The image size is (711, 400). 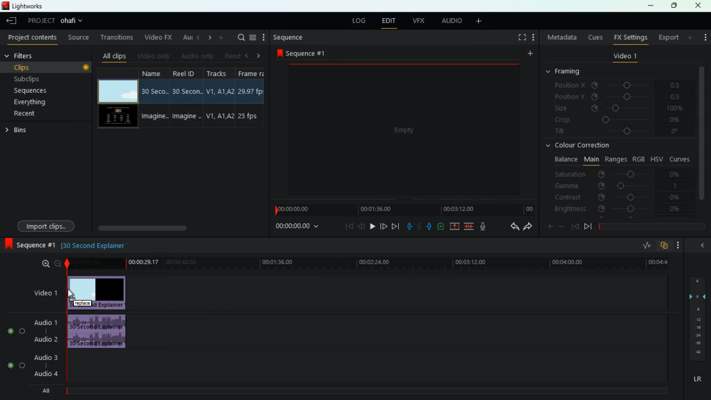 I want to click on position y, so click(x=623, y=96).